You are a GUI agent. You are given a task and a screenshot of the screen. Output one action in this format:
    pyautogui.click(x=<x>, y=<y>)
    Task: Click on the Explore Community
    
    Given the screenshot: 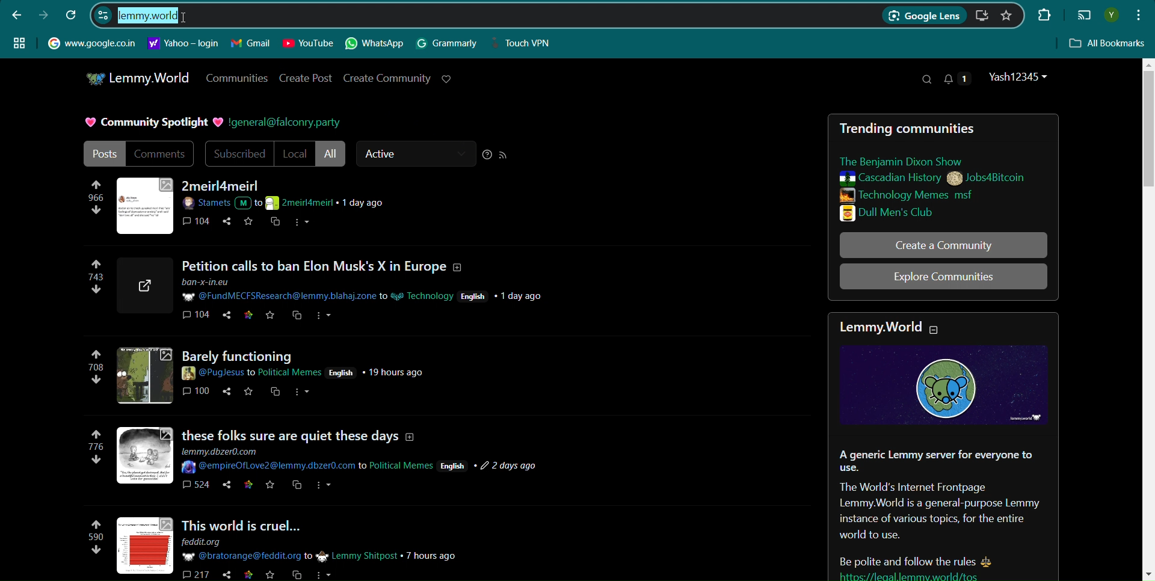 What is the action you would take?
    pyautogui.click(x=943, y=277)
    